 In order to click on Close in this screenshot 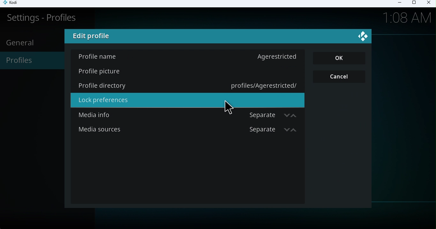, I will do `click(428, 4)`.